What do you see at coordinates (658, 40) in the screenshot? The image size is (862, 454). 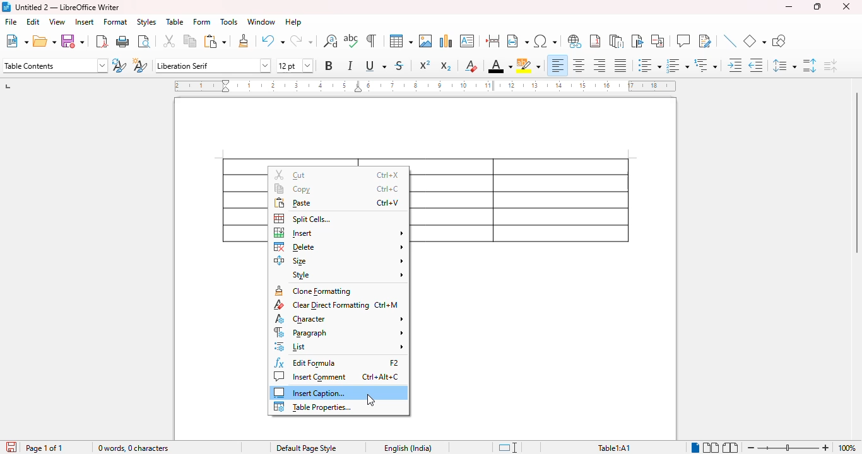 I see `insert cross-reference` at bounding box center [658, 40].